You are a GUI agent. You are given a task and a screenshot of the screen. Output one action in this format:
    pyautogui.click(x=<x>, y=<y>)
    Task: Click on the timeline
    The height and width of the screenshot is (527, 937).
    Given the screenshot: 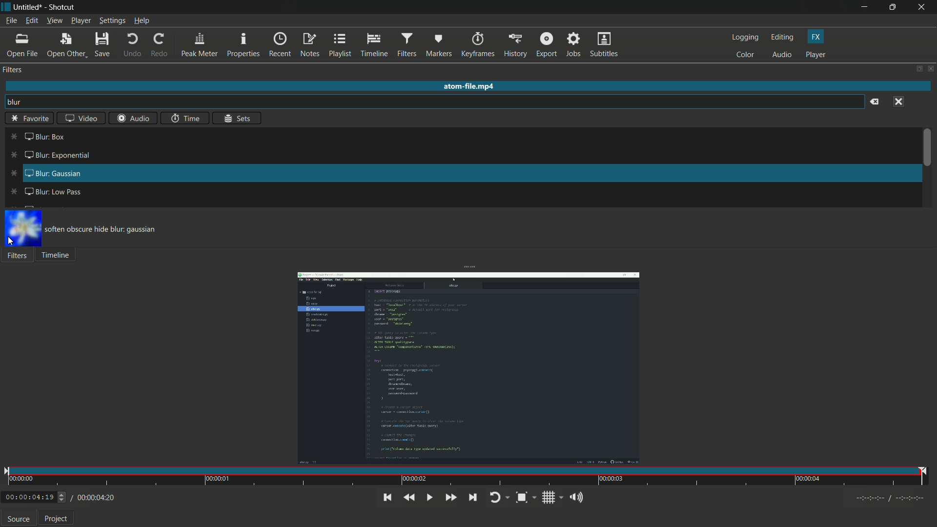 What is the action you would take?
    pyautogui.click(x=373, y=45)
    